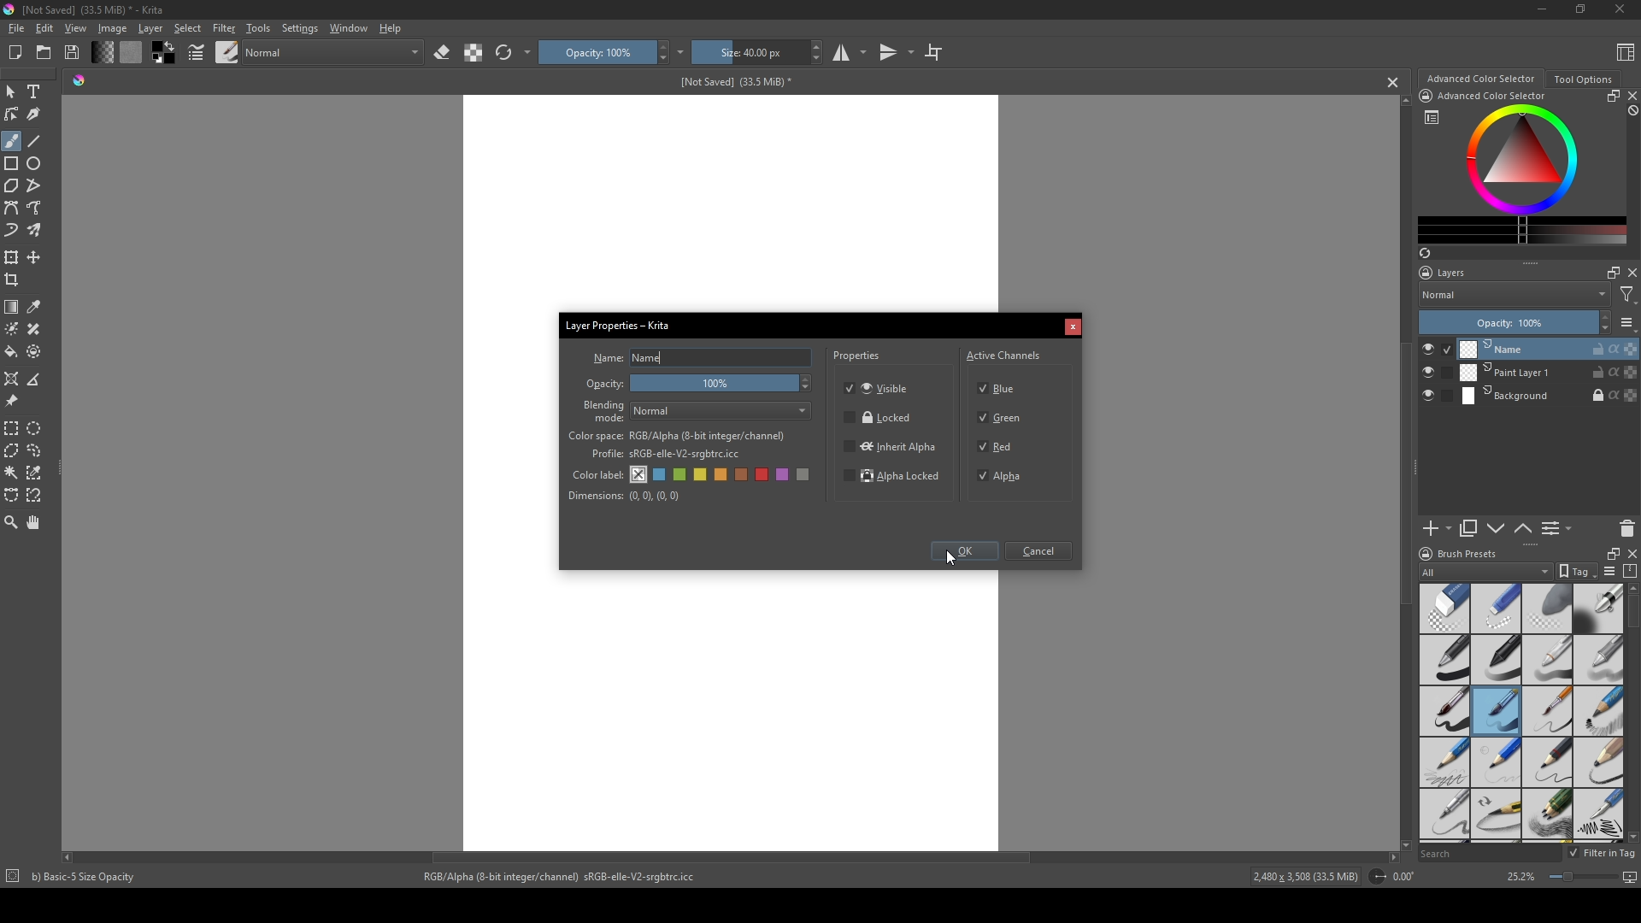 This screenshot has height=923, width=1641. What do you see at coordinates (608, 358) in the screenshot?
I see `Name:` at bounding box center [608, 358].